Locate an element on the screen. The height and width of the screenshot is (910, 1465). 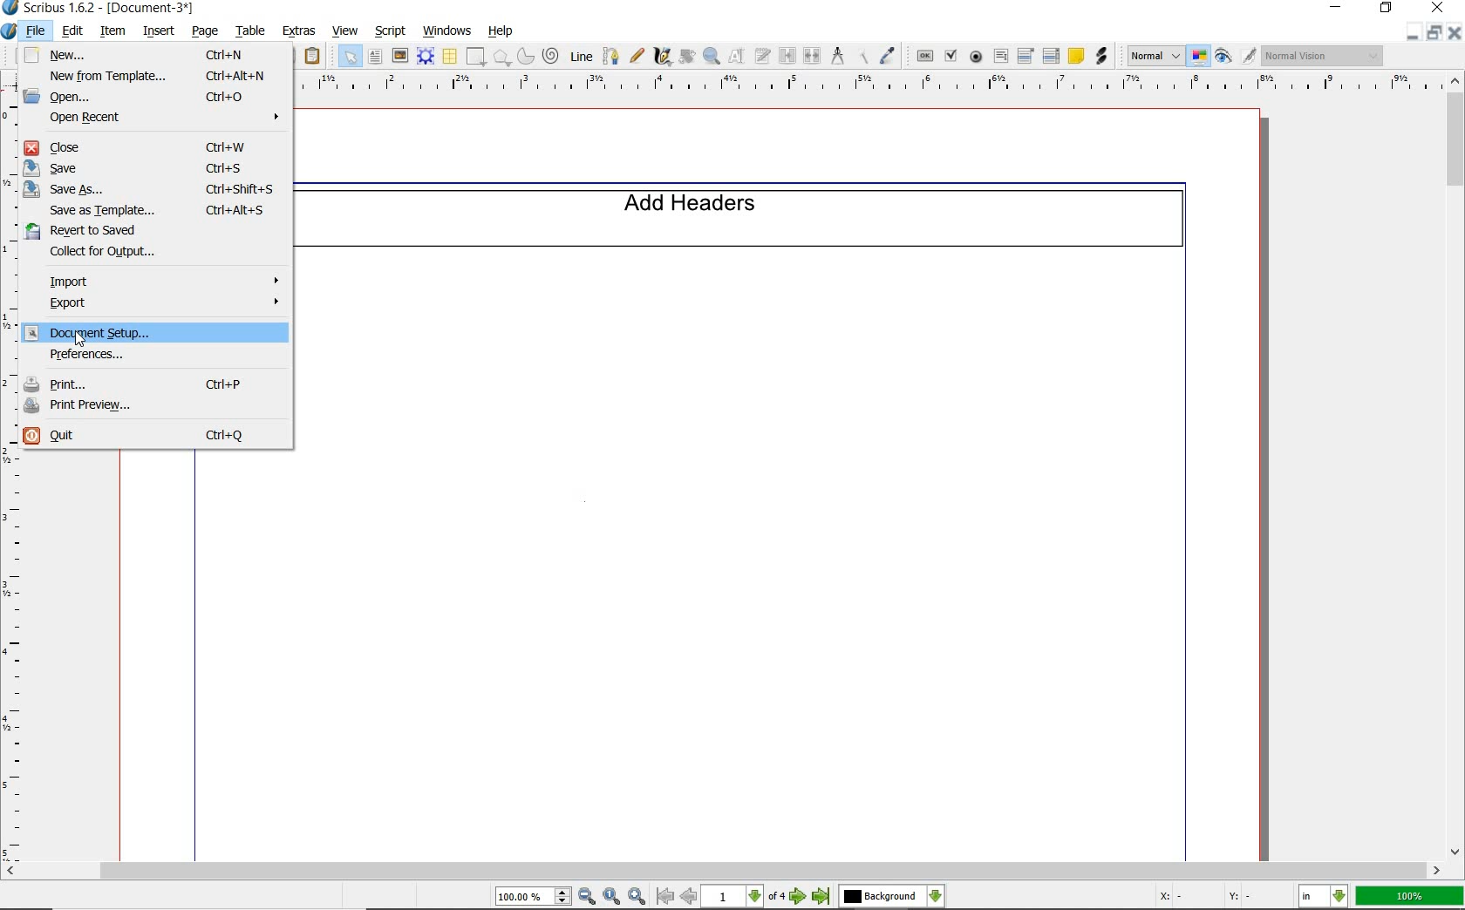
page is located at coordinates (204, 32).